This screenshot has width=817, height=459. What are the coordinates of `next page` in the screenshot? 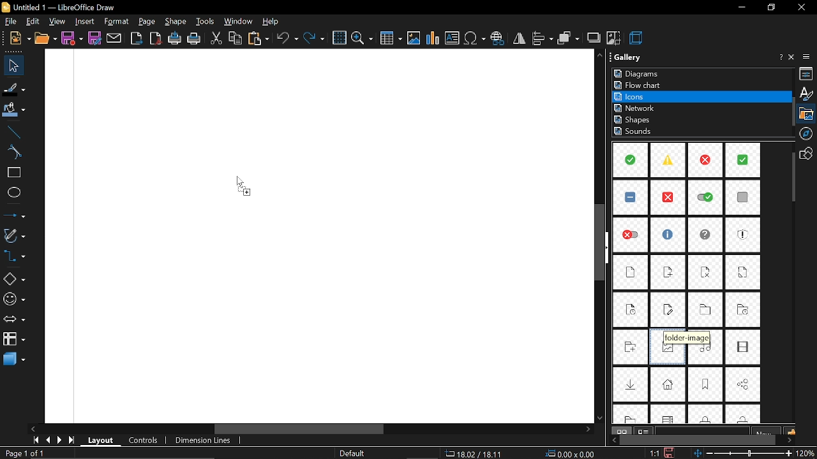 It's located at (59, 441).